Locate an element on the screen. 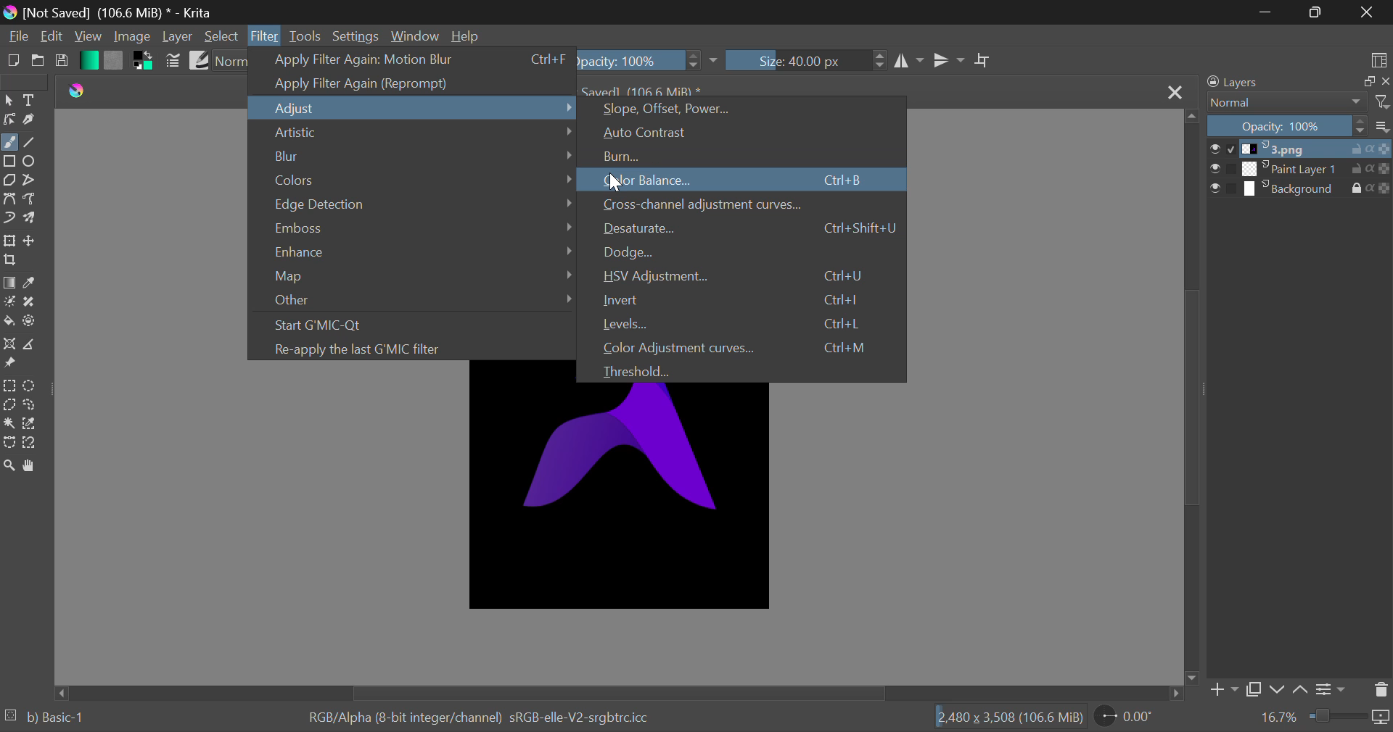  File is located at coordinates (16, 37).